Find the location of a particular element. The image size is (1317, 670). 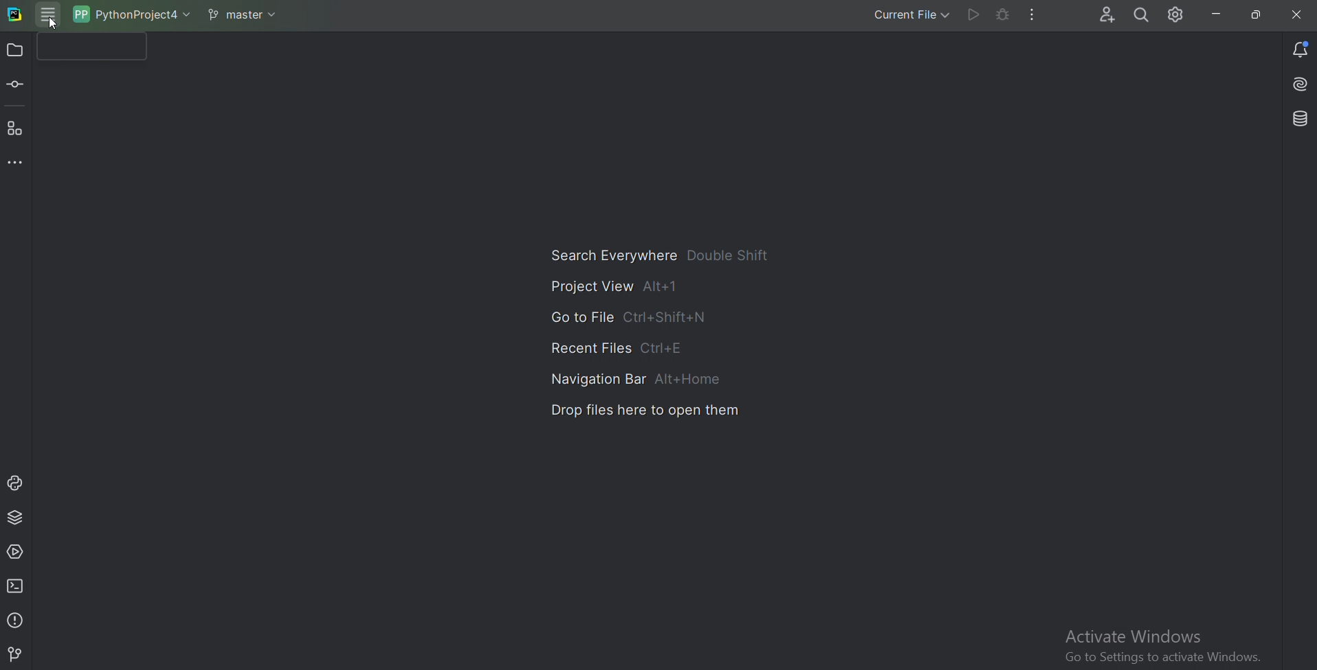

Notifications is located at coordinates (1299, 47).